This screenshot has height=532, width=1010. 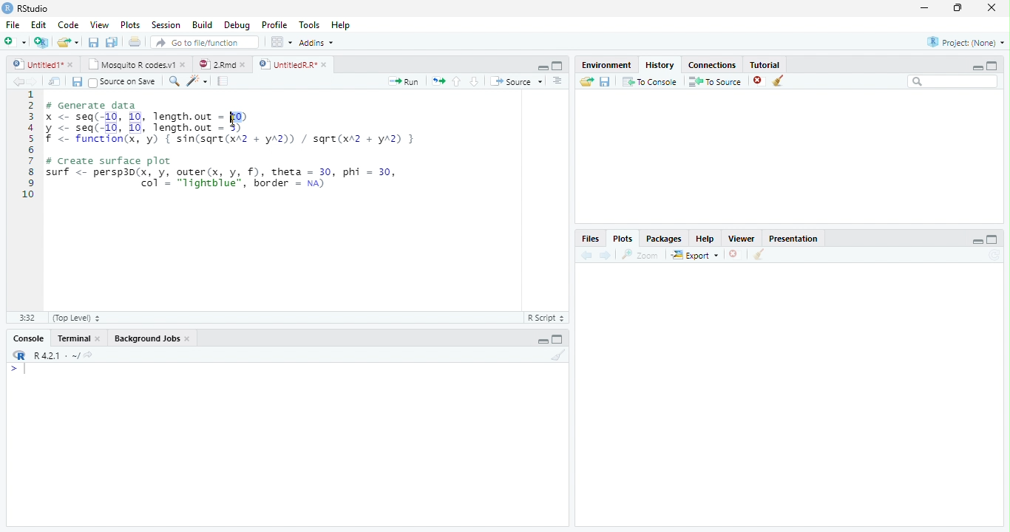 I want to click on View, so click(x=99, y=24).